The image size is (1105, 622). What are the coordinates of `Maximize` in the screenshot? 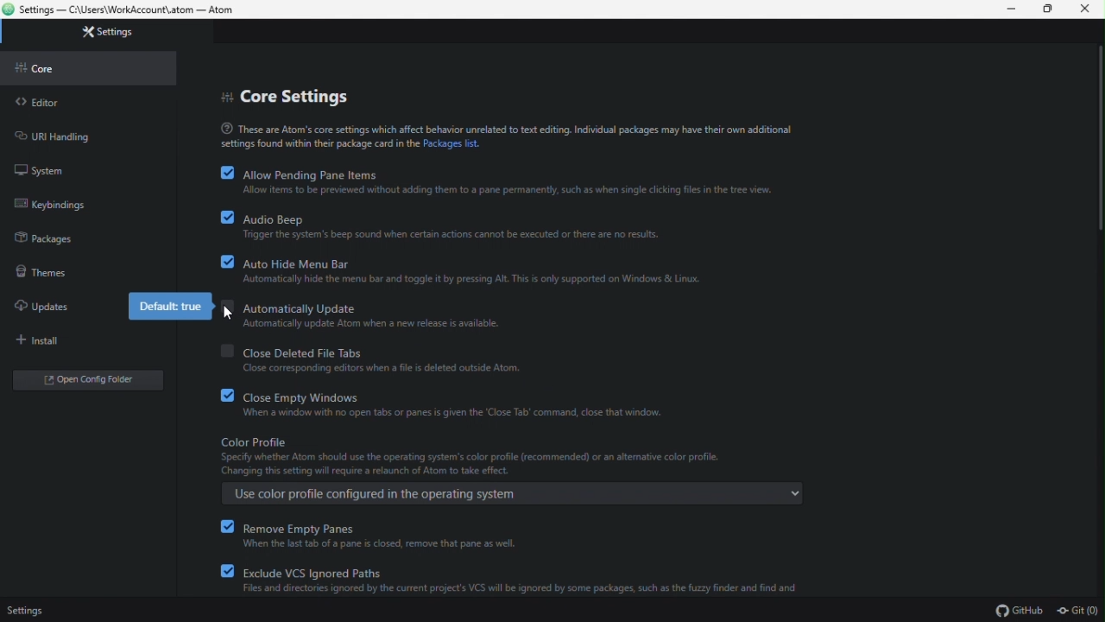 It's located at (1047, 10).